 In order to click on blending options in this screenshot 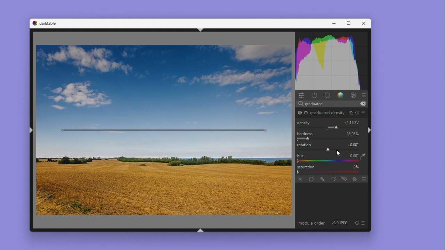, I will do `click(355, 179)`.